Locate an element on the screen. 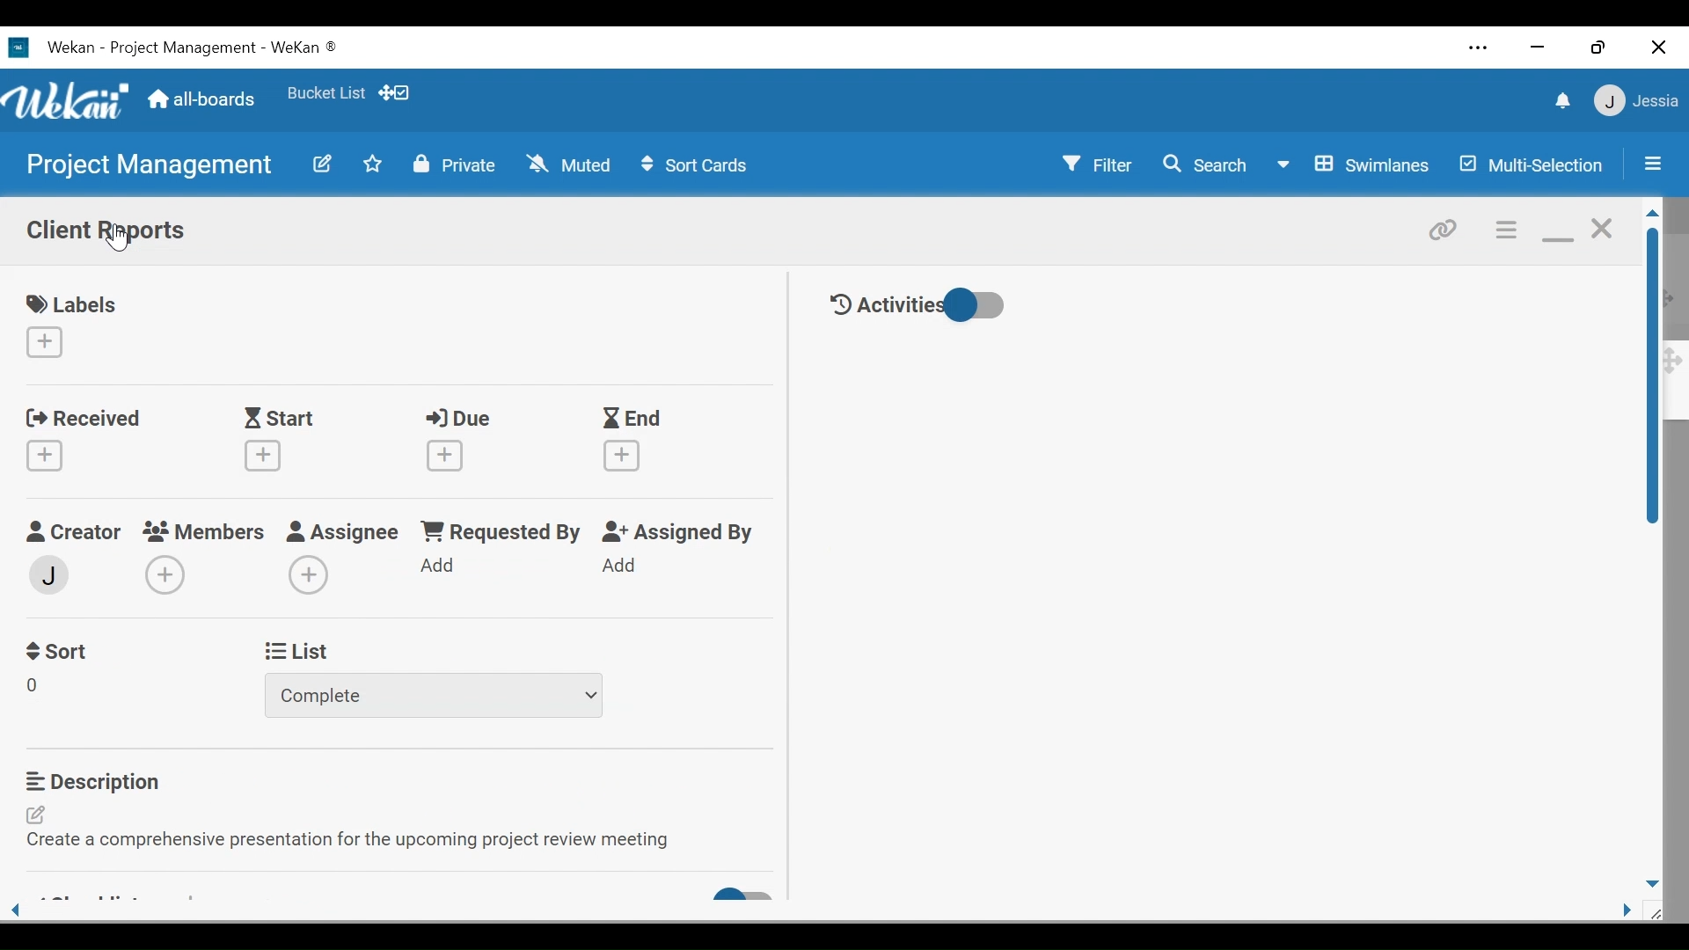 The width and height of the screenshot is (1689, 950). Multi-Selection is located at coordinates (1532, 165).